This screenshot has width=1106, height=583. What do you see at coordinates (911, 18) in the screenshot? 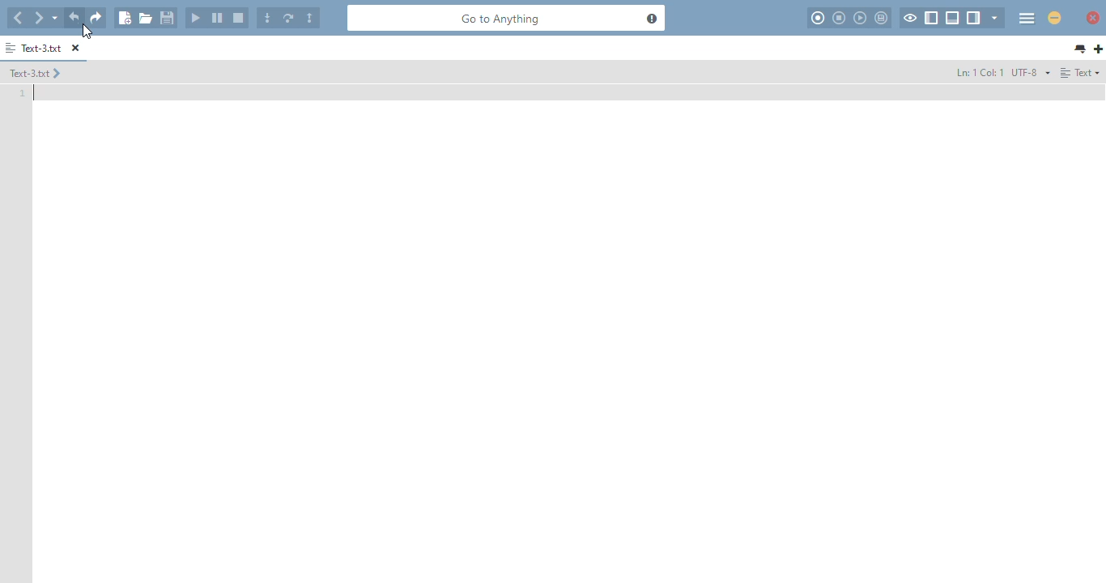
I see `toggle focus mode` at bounding box center [911, 18].